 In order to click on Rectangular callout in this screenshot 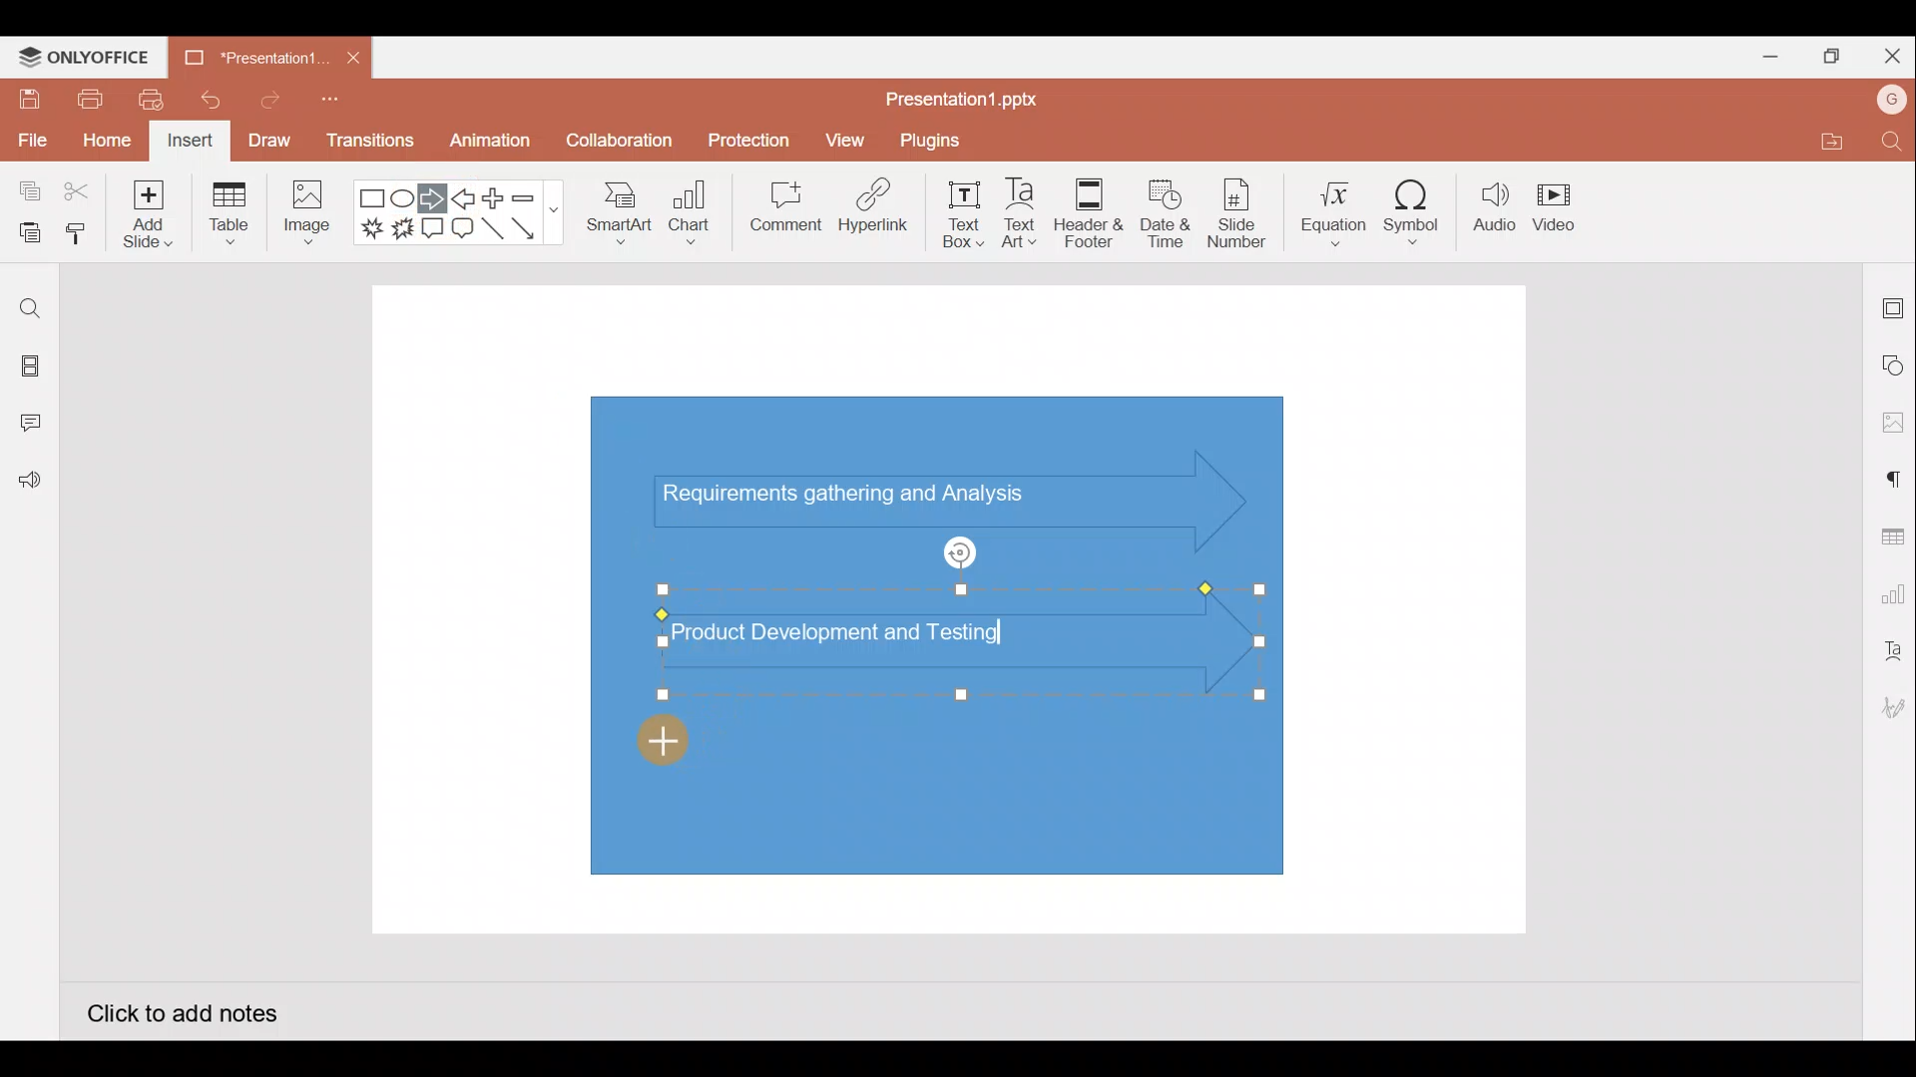, I will do `click(433, 229)`.